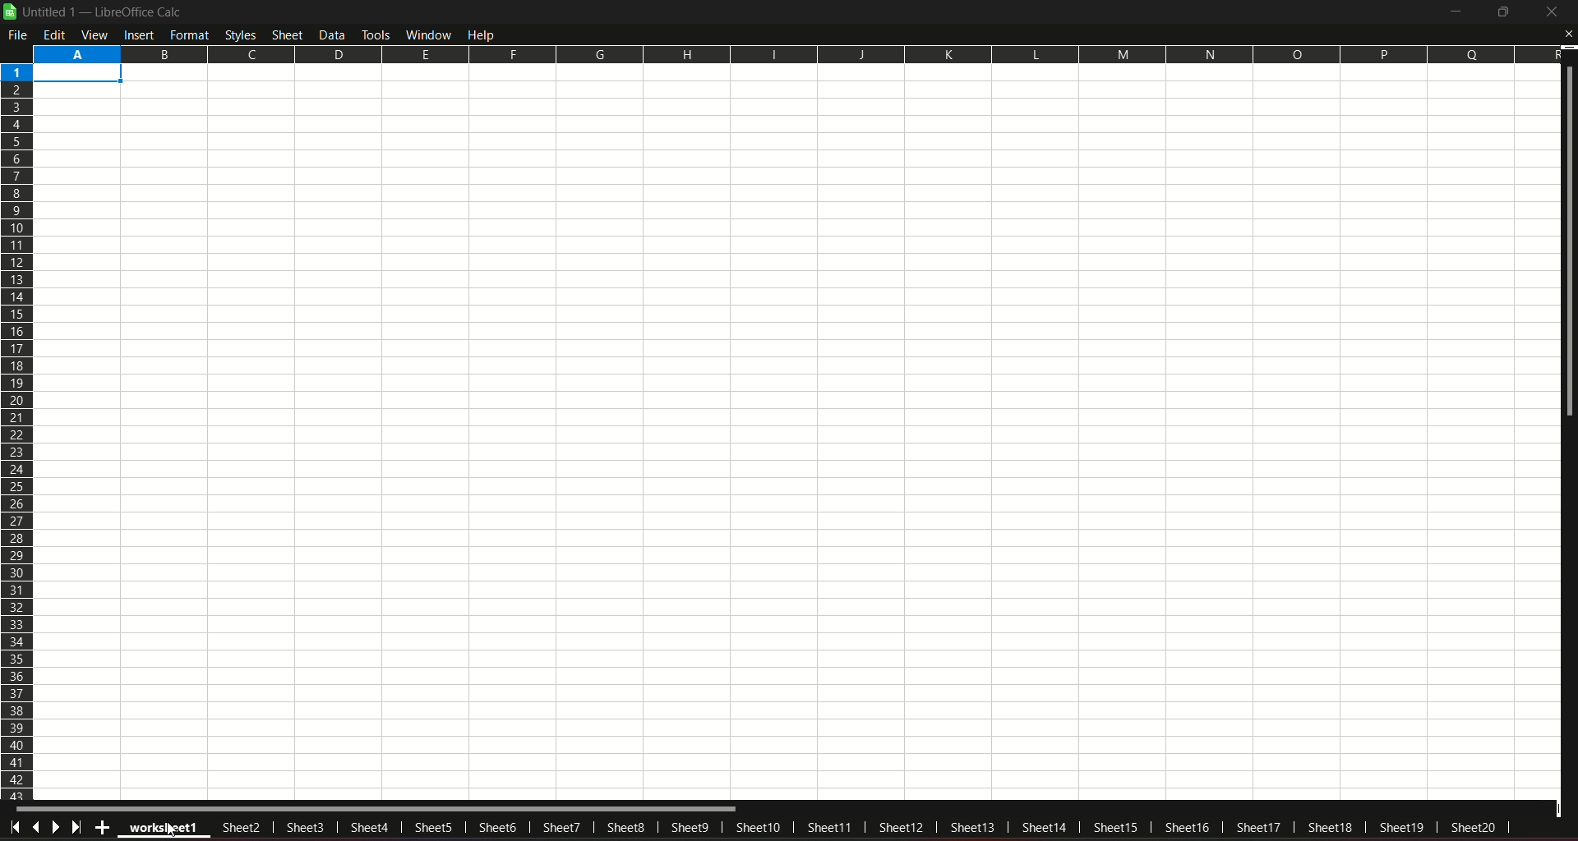 The height and width of the screenshot is (841, 1578). What do you see at coordinates (334, 34) in the screenshot?
I see `Data` at bounding box center [334, 34].